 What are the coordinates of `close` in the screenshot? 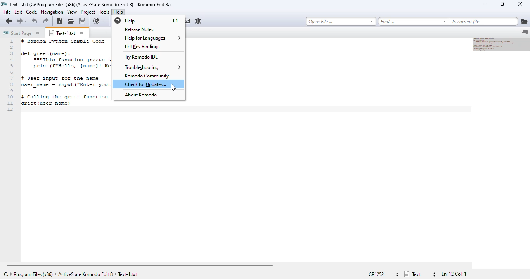 It's located at (520, 4).